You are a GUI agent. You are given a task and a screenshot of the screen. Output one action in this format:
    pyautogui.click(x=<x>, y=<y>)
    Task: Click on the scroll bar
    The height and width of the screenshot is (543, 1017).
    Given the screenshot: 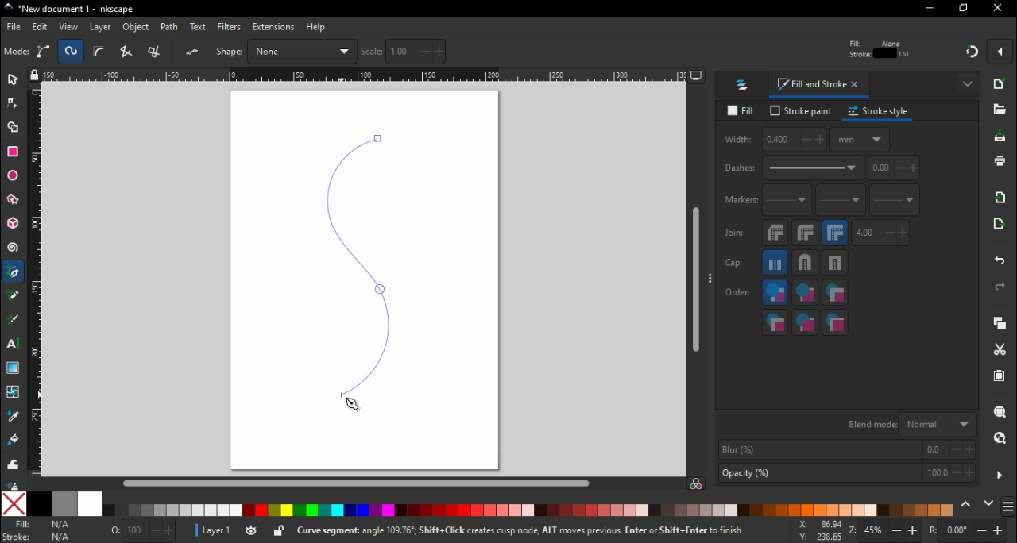 What is the action you would take?
    pyautogui.click(x=694, y=281)
    